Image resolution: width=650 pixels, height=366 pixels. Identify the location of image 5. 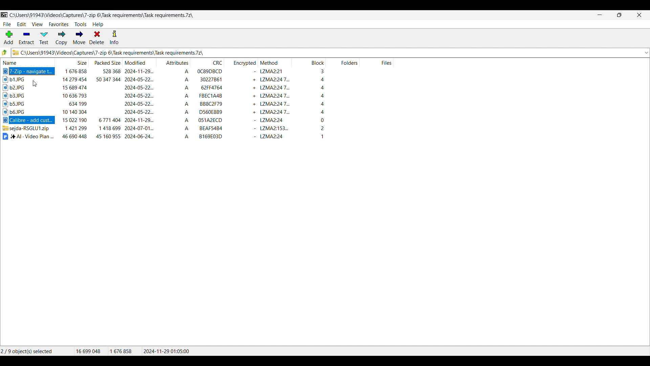
(18, 111).